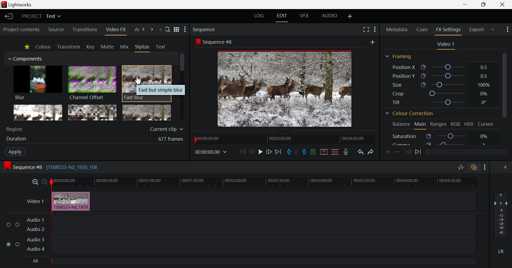 This screenshot has width=512, height=268. What do you see at coordinates (419, 152) in the screenshot?
I see `Next keyframe` at bounding box center [419, 152].